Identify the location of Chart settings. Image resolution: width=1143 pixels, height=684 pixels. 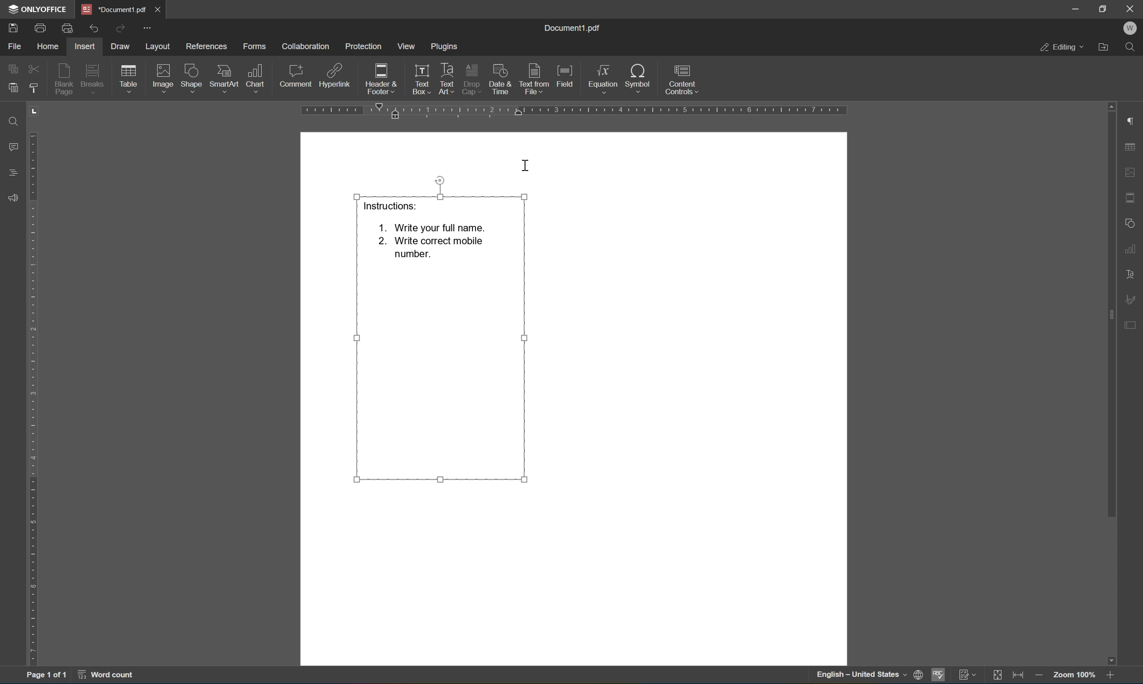
(1131, 248).